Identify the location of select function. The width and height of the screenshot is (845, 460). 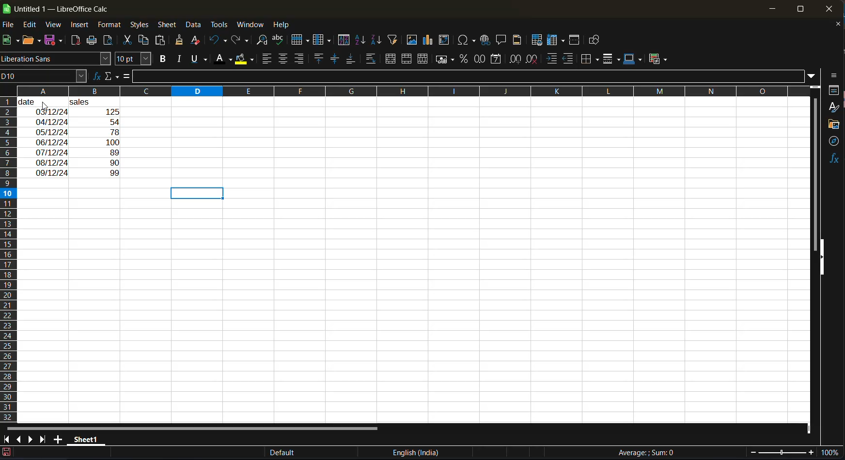
(111, 76).